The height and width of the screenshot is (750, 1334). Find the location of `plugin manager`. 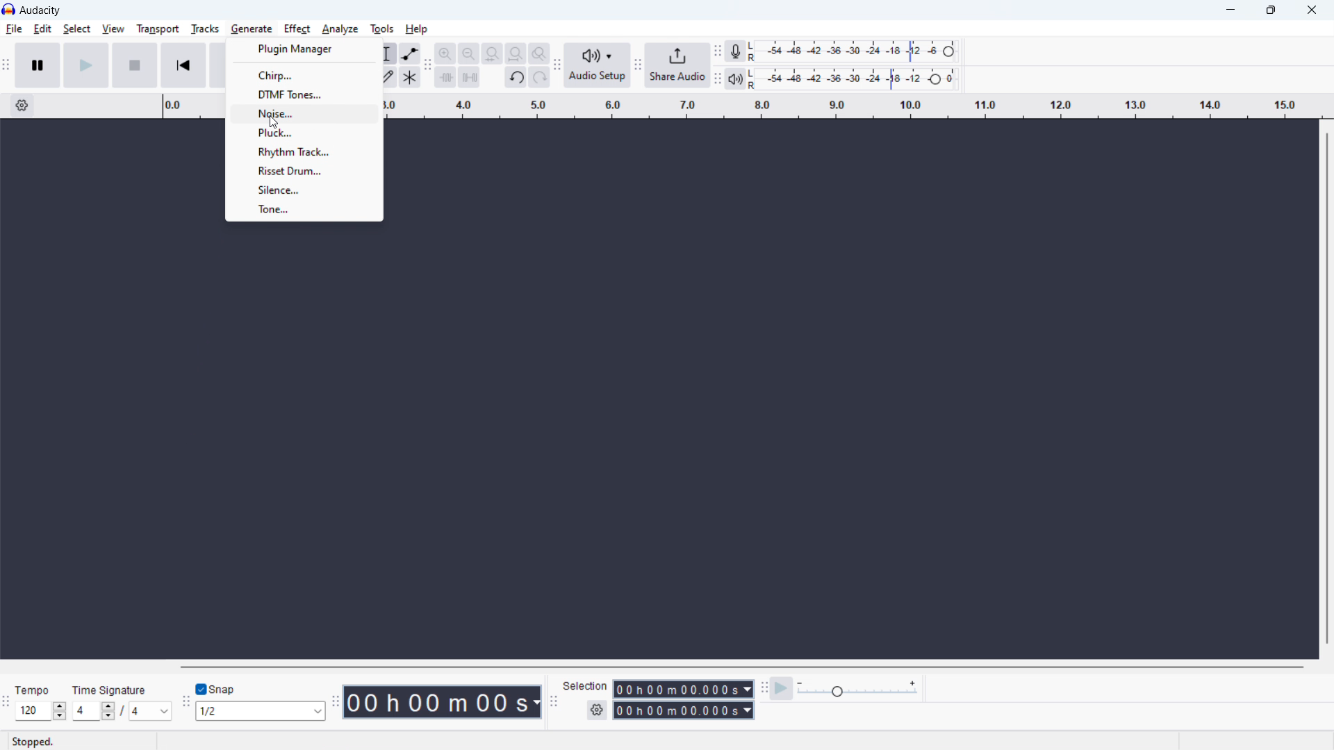

plugin manager is located at coordinates (304, 48).